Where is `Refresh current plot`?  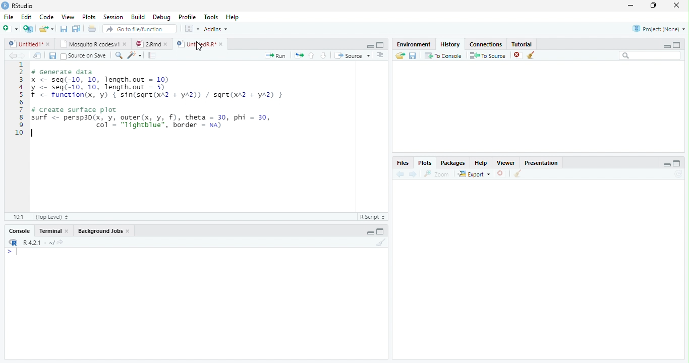
Refresh current plot is located at coordinates (679, 174).